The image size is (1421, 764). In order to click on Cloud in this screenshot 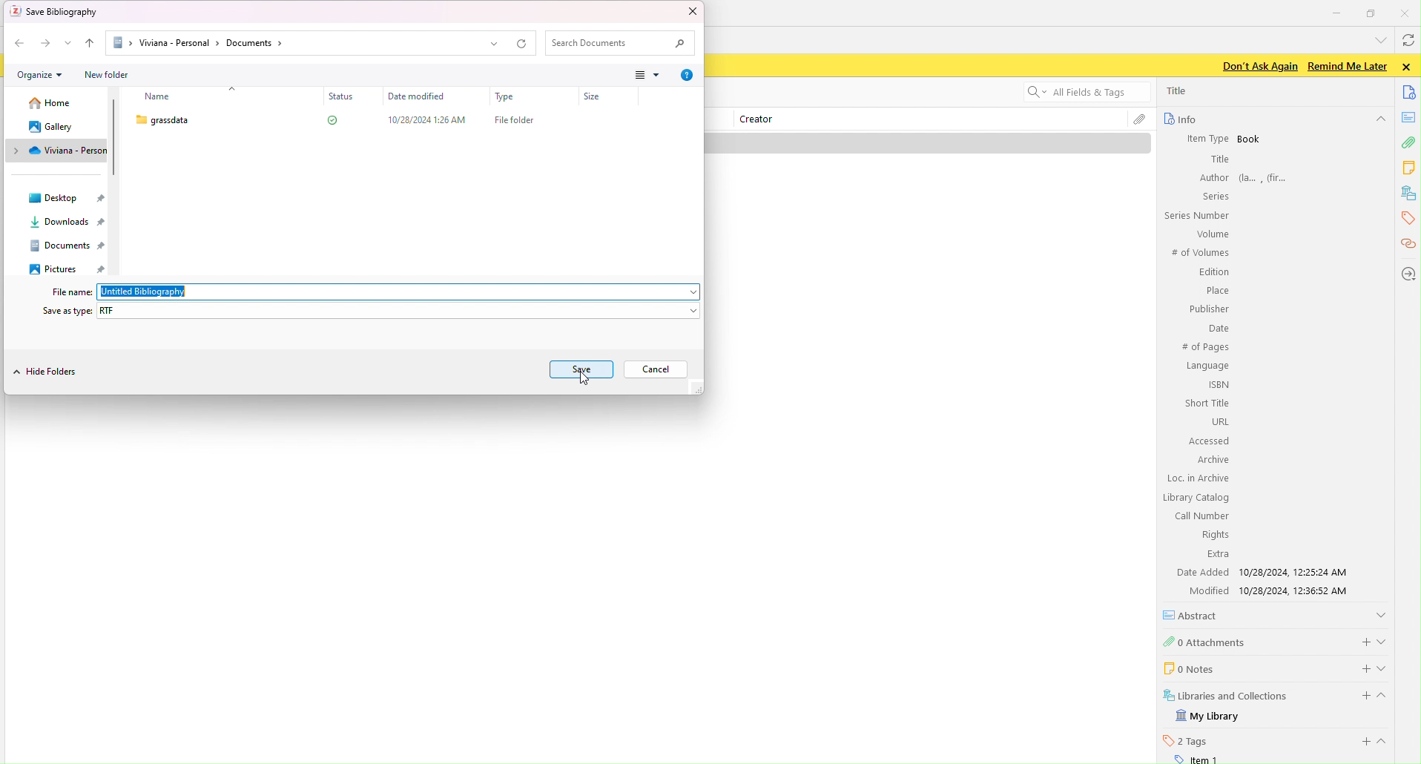, I will do `click(61, 150)`.